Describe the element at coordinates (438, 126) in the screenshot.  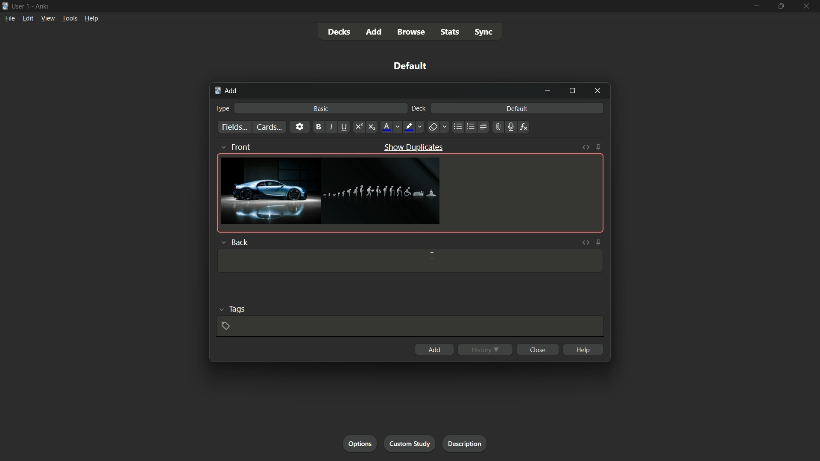
I see `remove formatting` at that location.